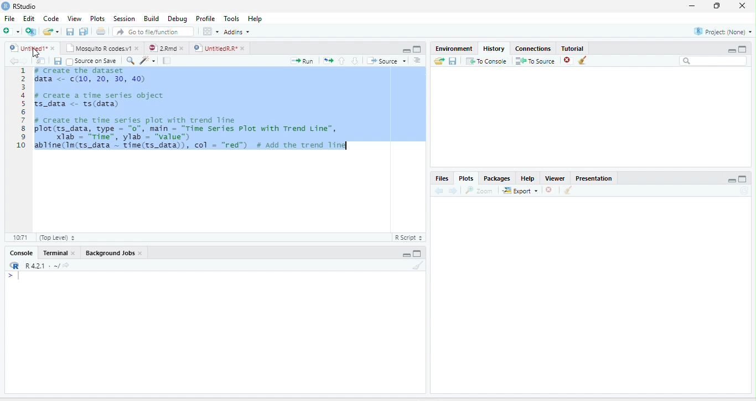 The width and height of the screenshot is (756, 401). What do you see at coordinates (24, 61) in the screenshot?
I see `Go forward to next source location` at bounding box center [24, 61].